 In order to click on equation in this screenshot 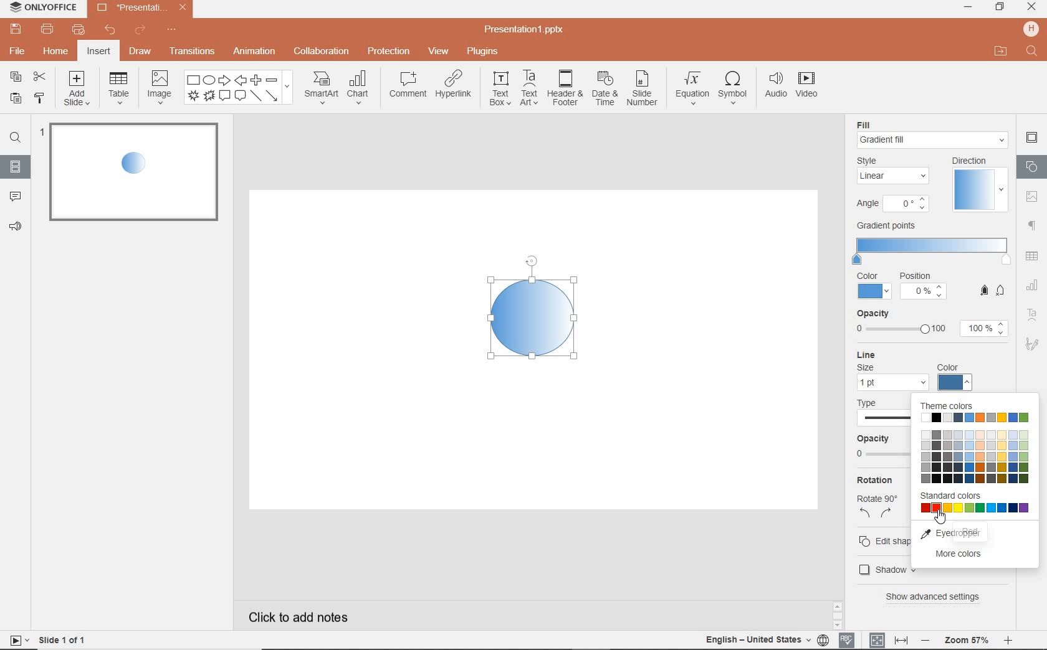, I will do `click(691, 88)`.